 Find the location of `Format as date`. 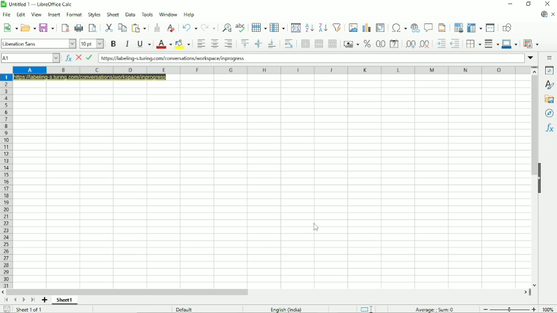

Format as date is located at coordinates (394, 44).